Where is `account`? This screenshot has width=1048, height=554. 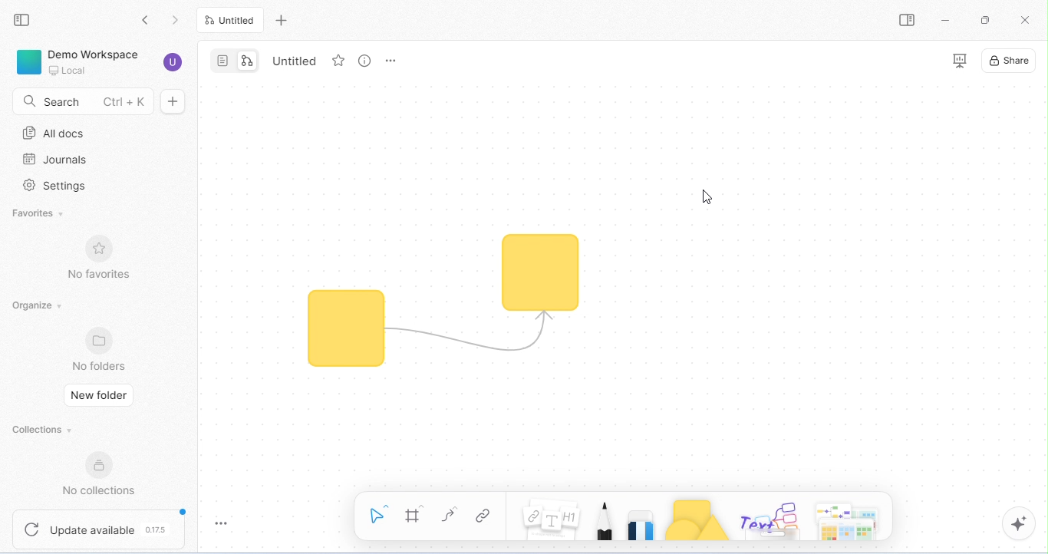
account is located at coordinates (173, 64).